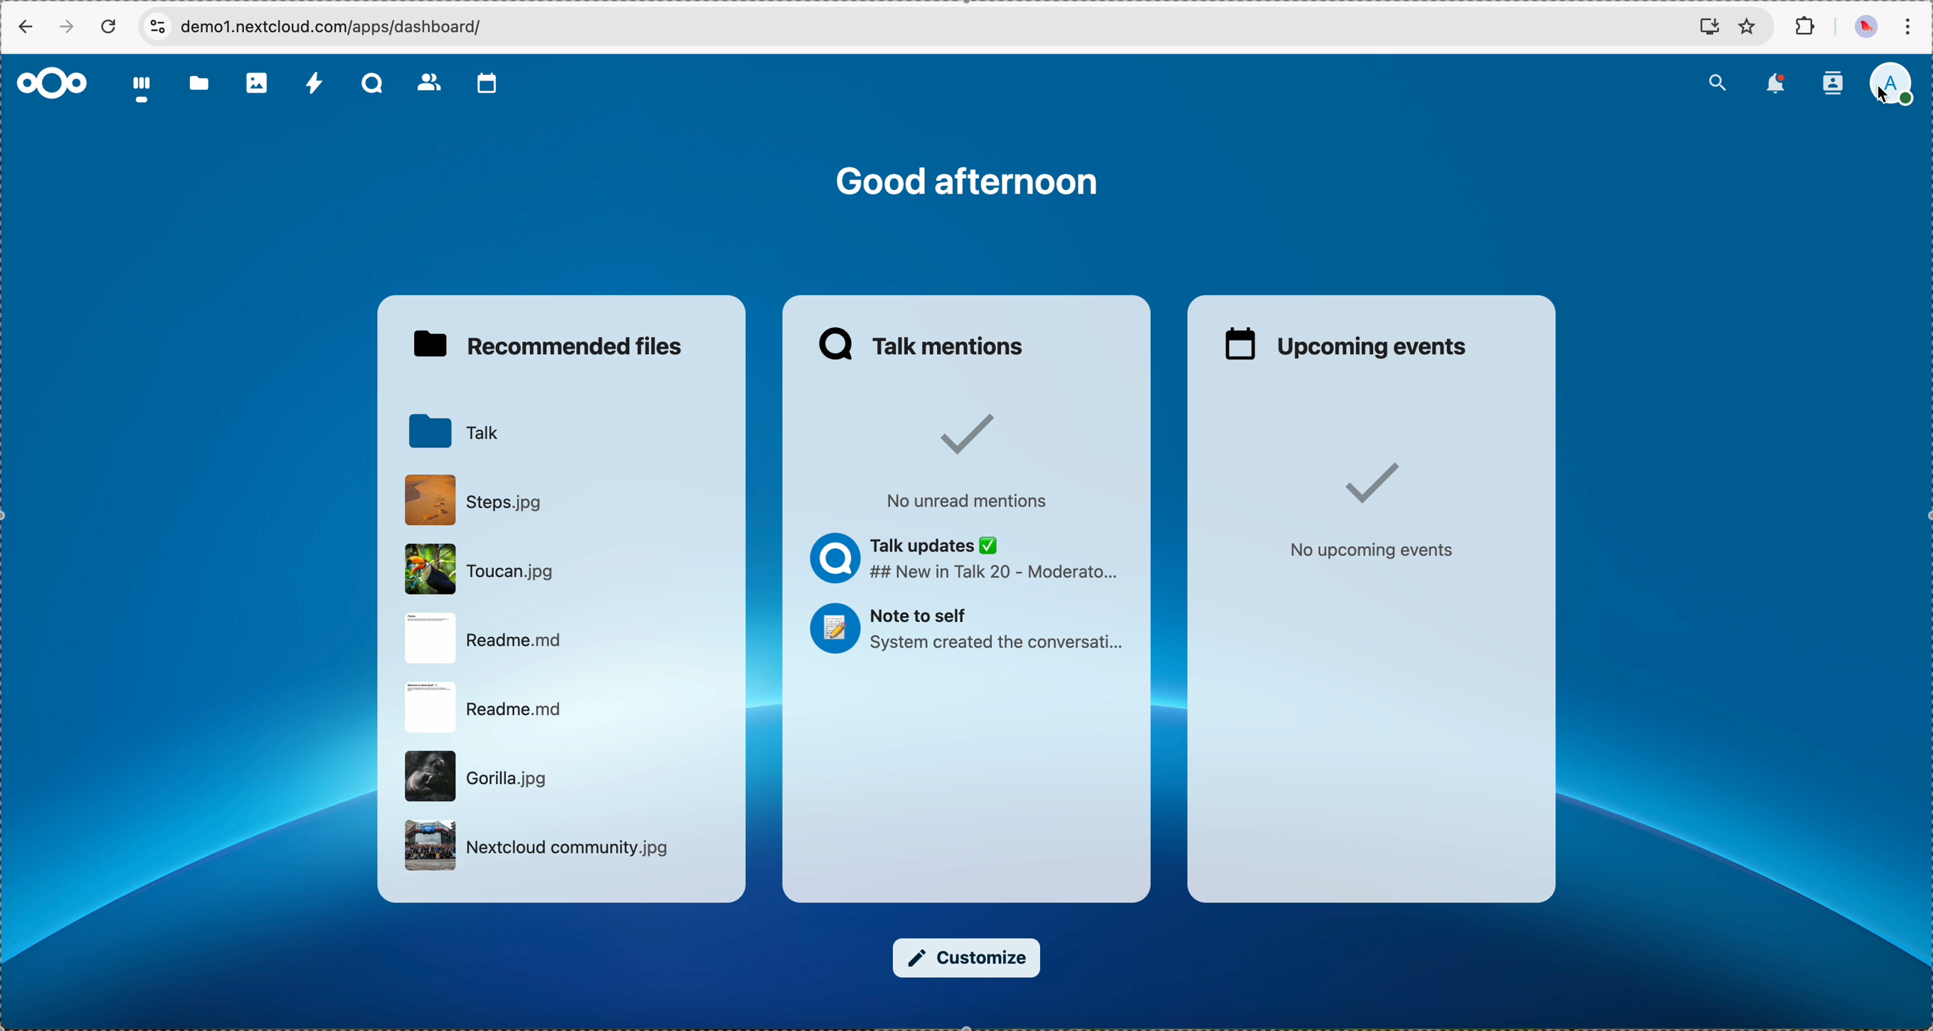 The image size is (1933, 1031). Describe the element at coordinates (967, 632) in the screenshot. I see `Note to self` at that location.